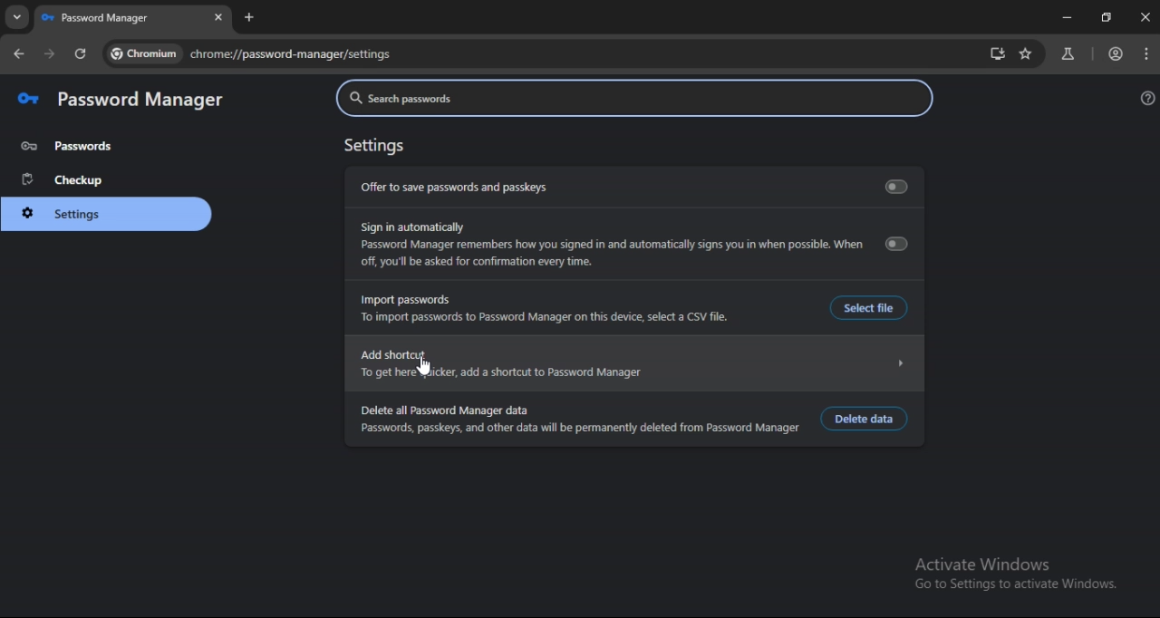  What do you see at coordinates (579, 420) in the screenshot?
I see `Delete all Password Manager data
Passwords, passkeys, and other data will be permanently deleted from Password Manager` at bounding box center [579, 420].